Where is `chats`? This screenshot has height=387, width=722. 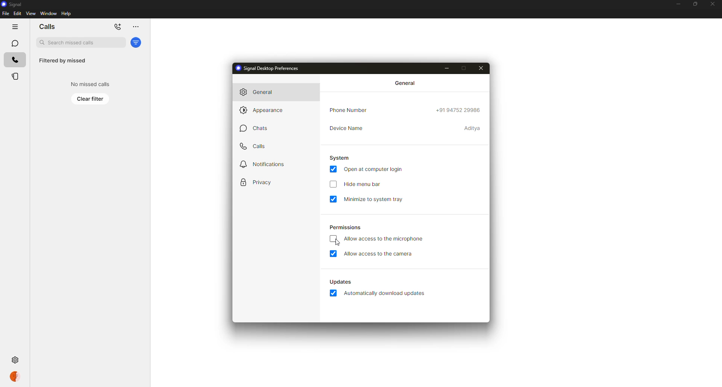 chats is located at coordinates (15, 43).